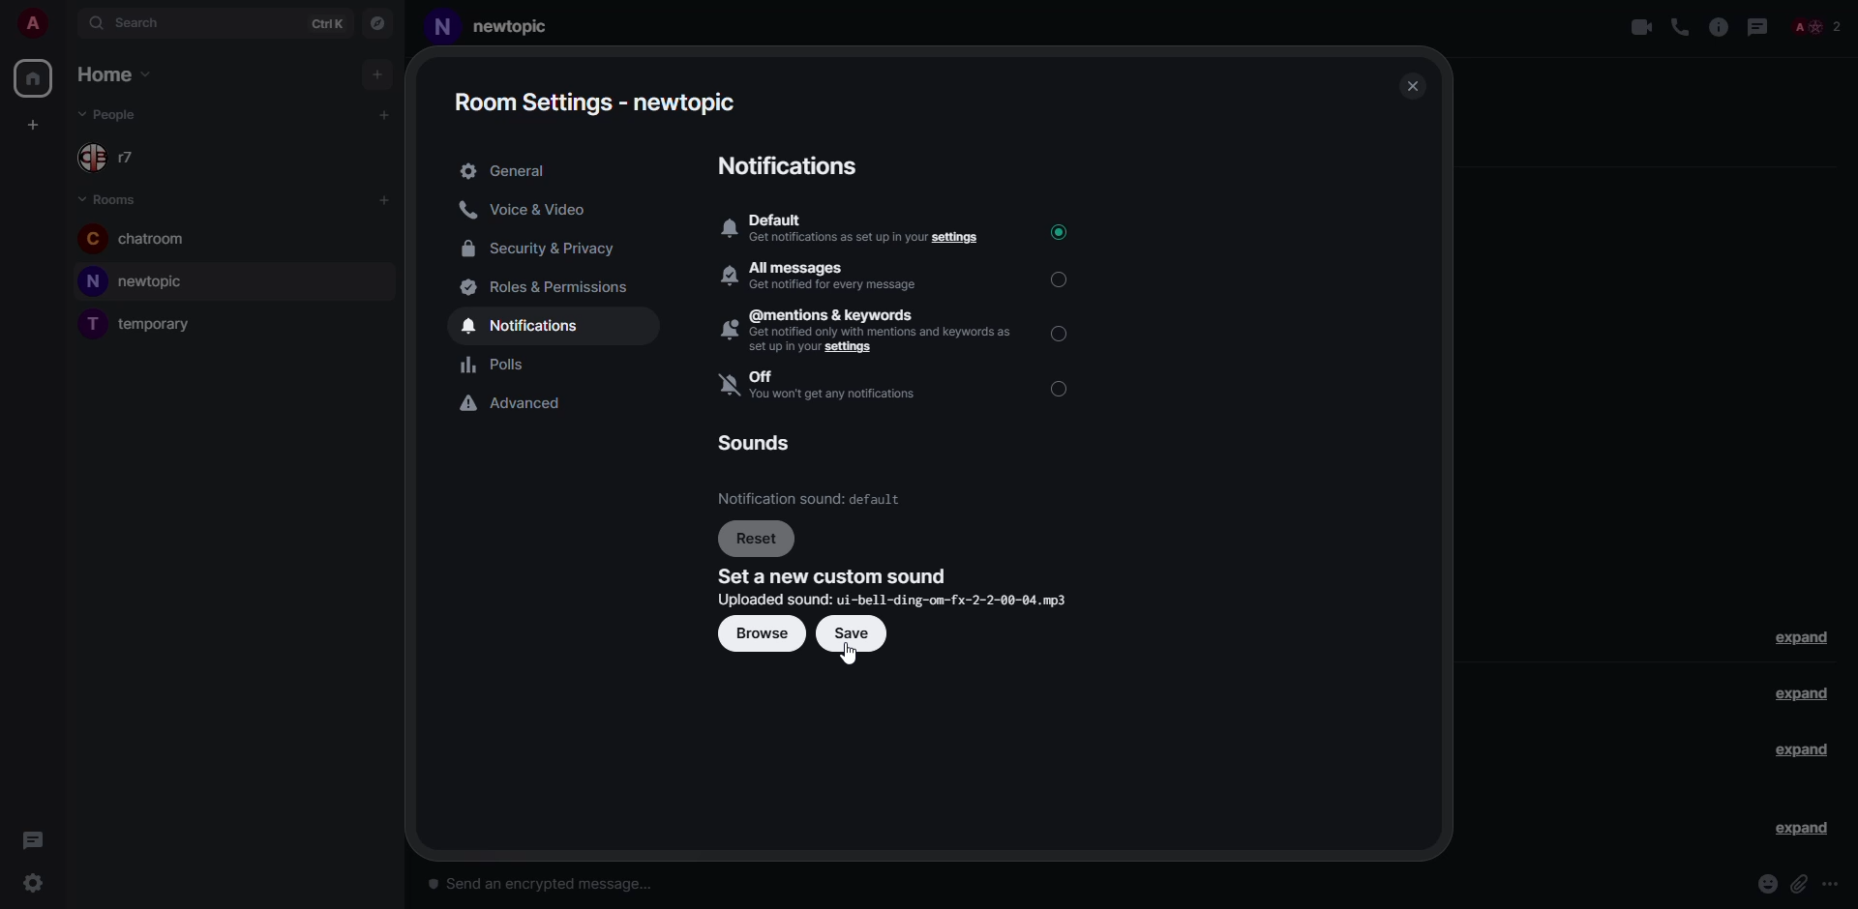 The height and width of the screenshot is (909, 1858). Describe the element at coordinates (827, 386) in the screenshot. I see `Off you won't get any notification` at that location.